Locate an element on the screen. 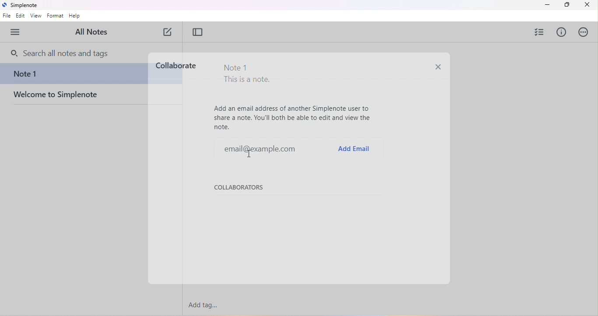 Image resolution: width=598 pixels, height=316 pixels. maximize is located at coordinates (566, 5).